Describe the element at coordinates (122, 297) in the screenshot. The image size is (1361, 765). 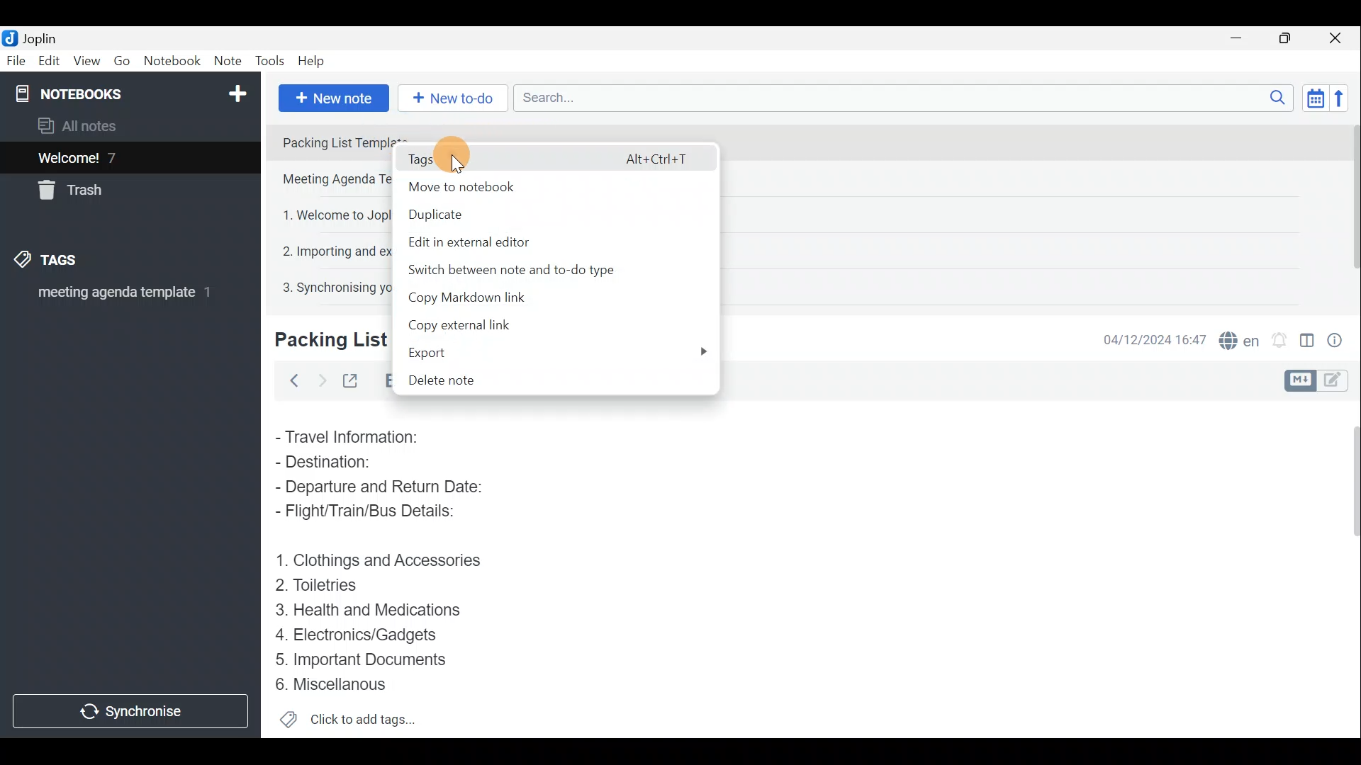
I see `meeting agenda template` at that location.